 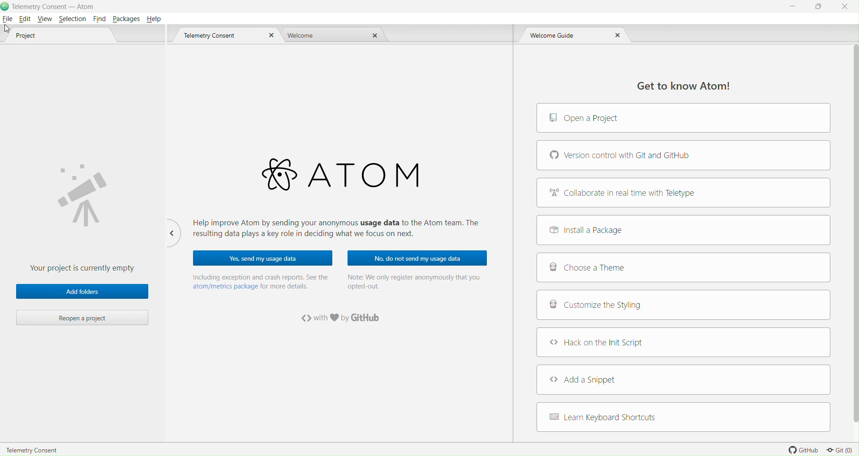 I want to click on Close, so click(x=270, y=36).